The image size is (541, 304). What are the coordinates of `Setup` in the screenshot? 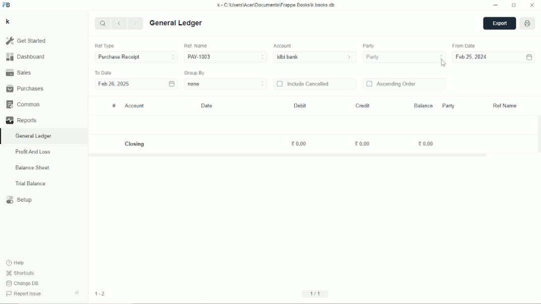 It's located at (20, 200).